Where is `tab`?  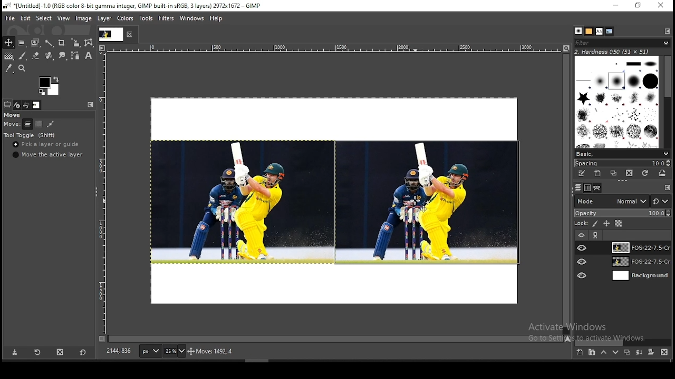
tab is located at coordinates (110, 34).